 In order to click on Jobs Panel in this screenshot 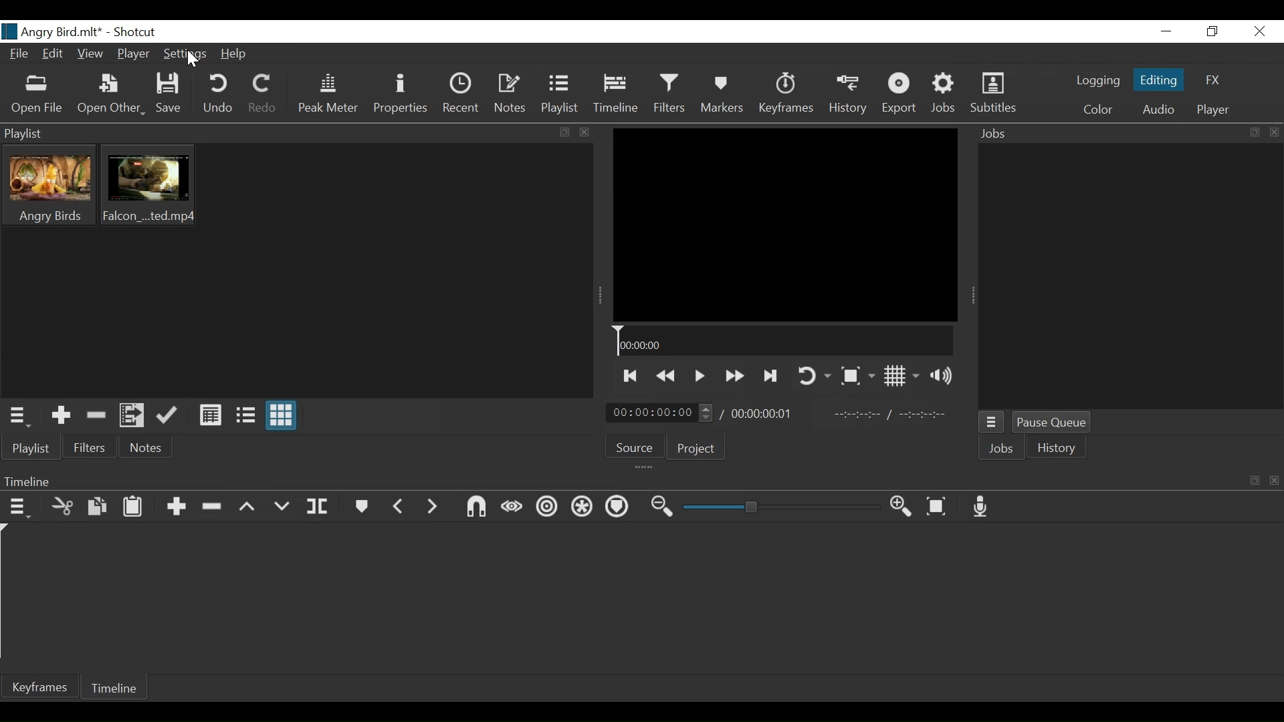, I will do `click(1130, 277)`.